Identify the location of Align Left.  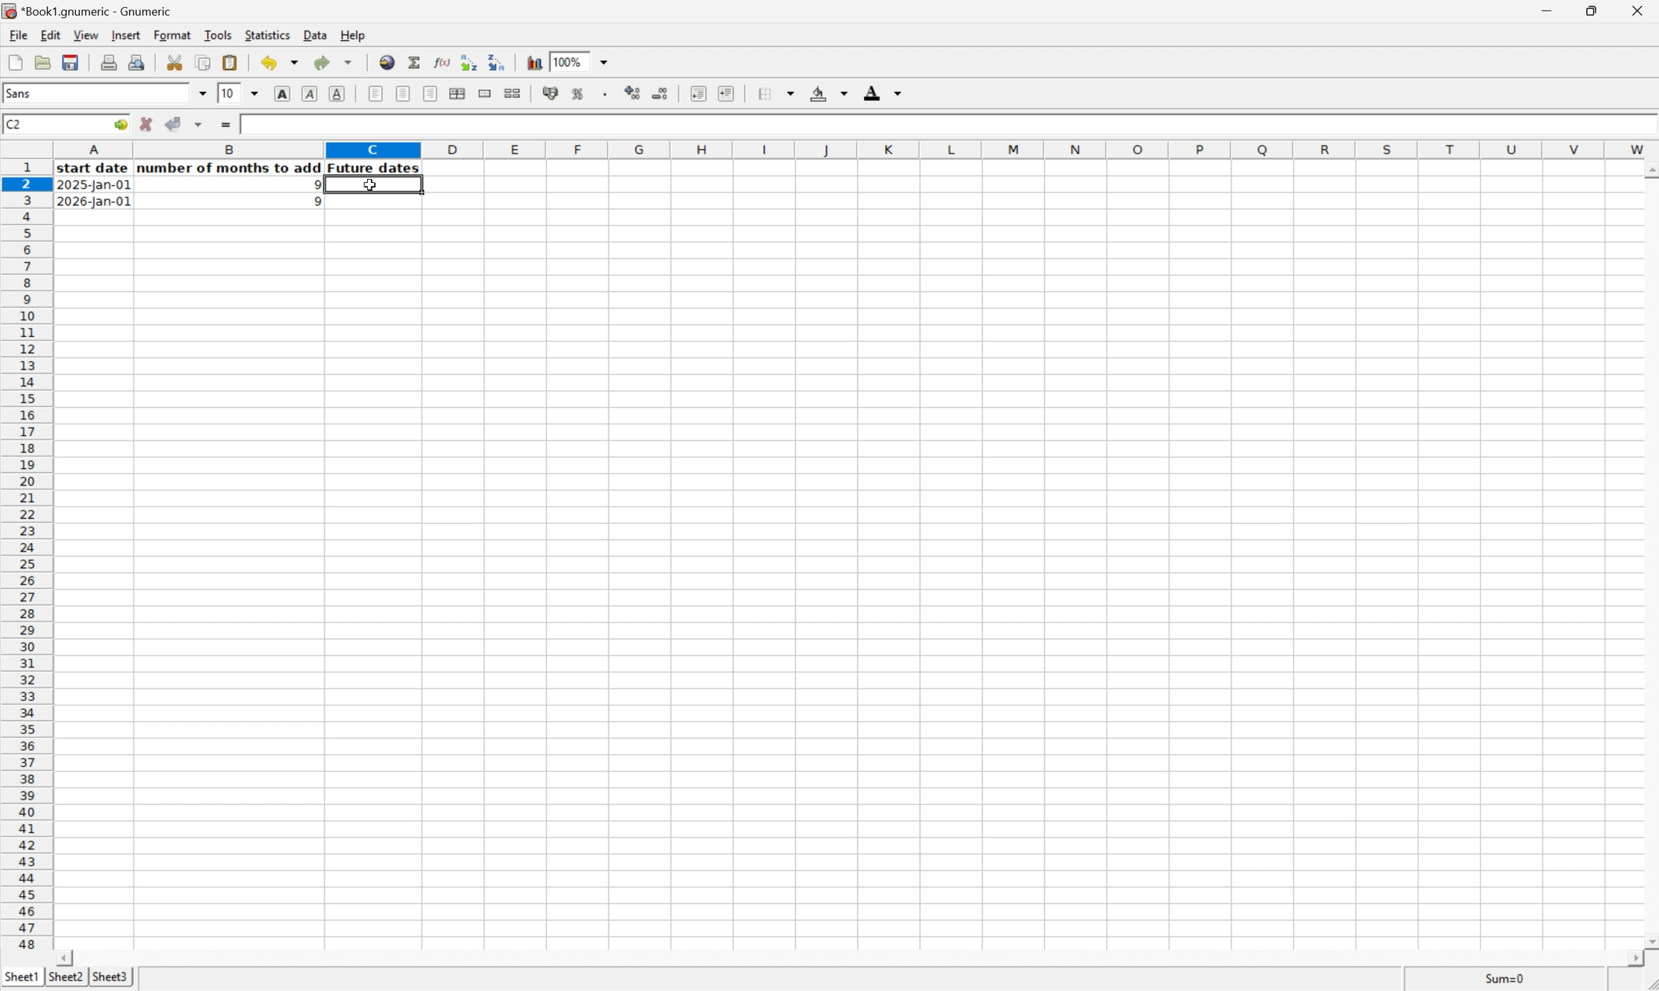
(375, 93).